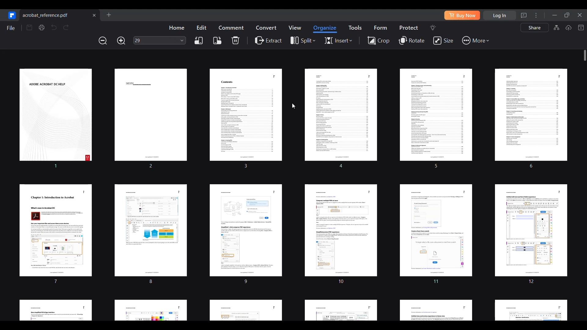 This screenshot has width=587, height=330. What do you see at coordinates (581, 14) in the screenshot?
I see `Close` at bounding box center [581, 14].